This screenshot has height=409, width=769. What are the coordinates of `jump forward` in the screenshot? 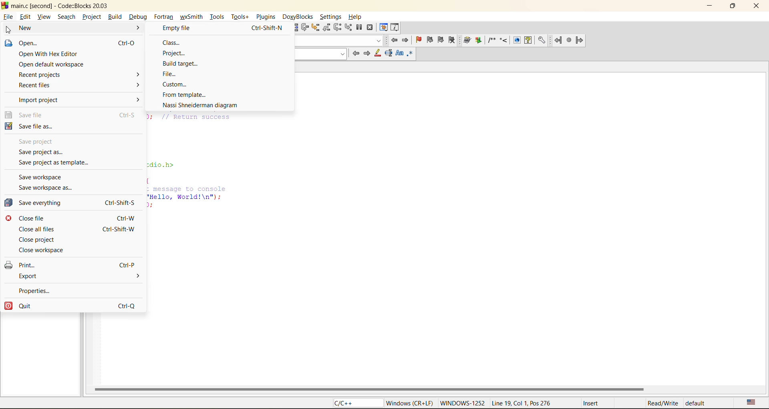 It's located at (407, 41).